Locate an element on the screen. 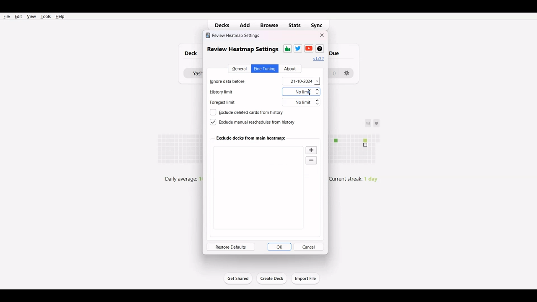 The height and width of the screenshot is (302, 537). OK is located at coordinates (279, 247).